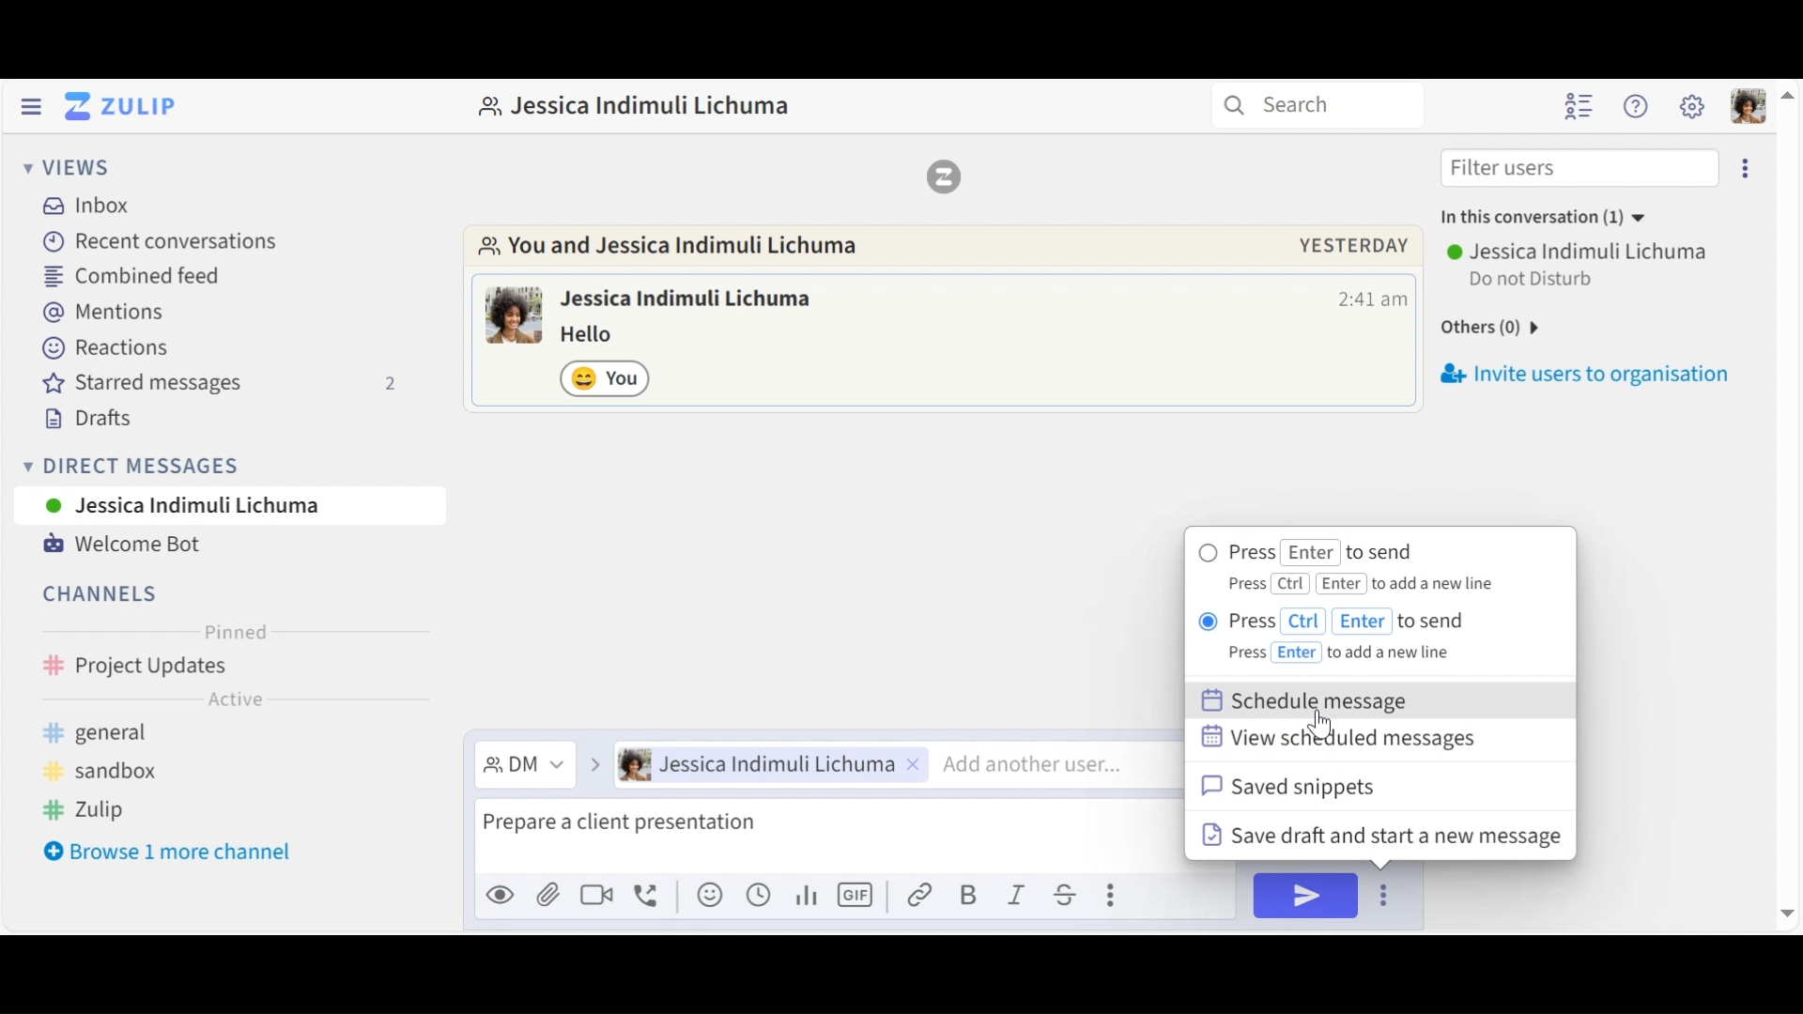 The width and height of the screenshot is (1803, 1014). Describe the element at coordinates (1581, 106) in the screenshot. I see `Hide user list` at that location.